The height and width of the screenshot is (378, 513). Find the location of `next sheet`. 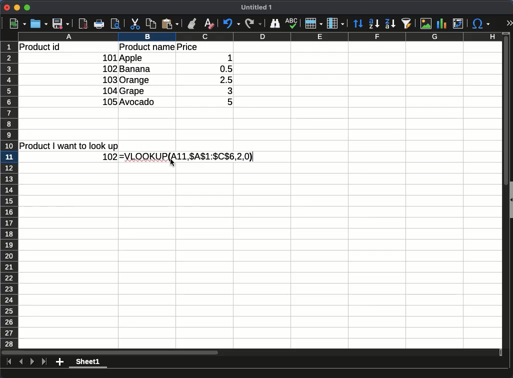

next sheet is located at coordinates (32, 362).